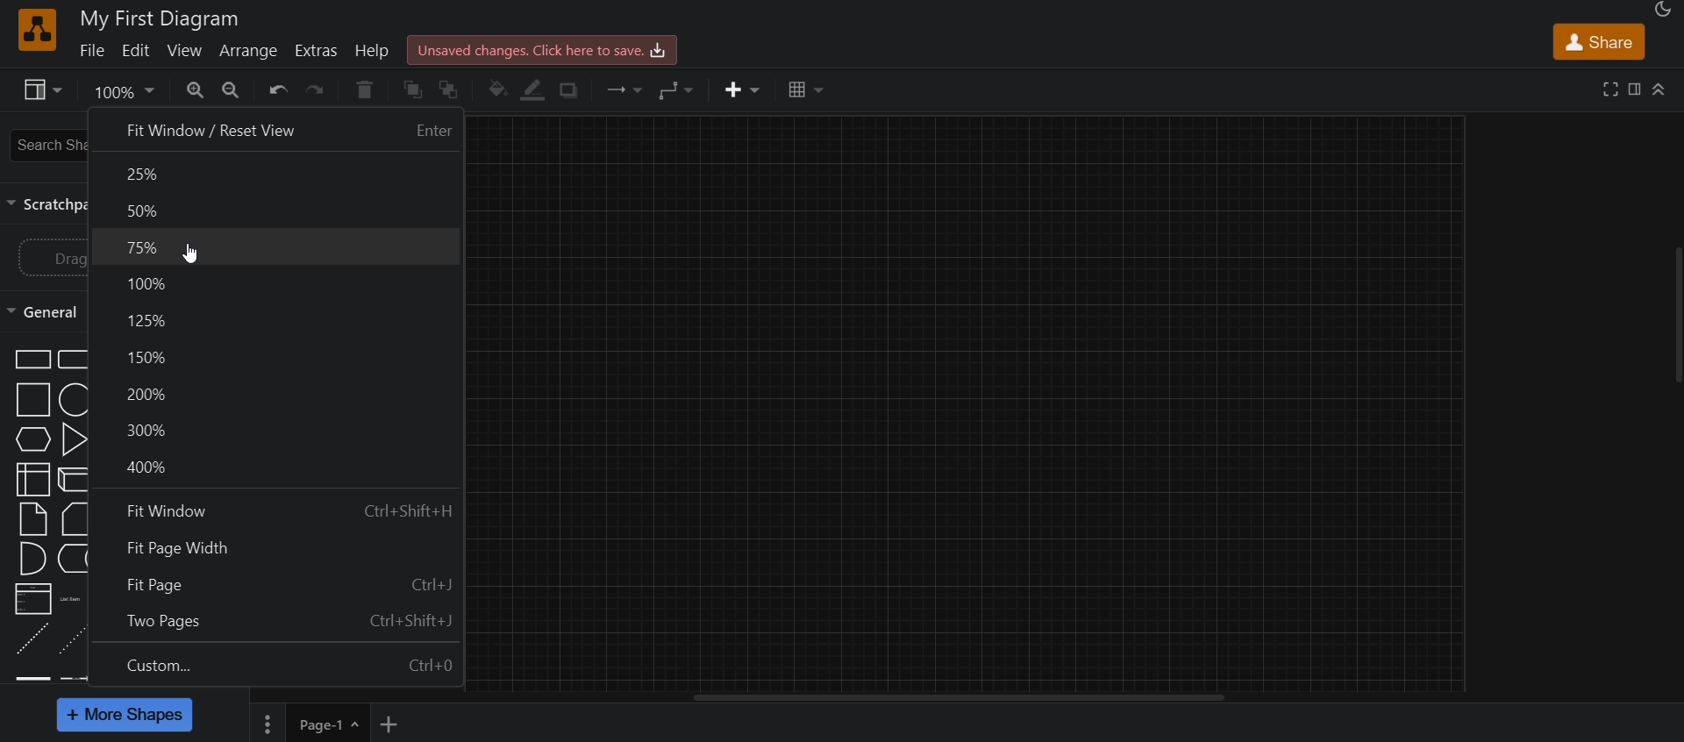 The height and width of the screenshot is (742, 1684). I want to click on redo, so click(320, 92).